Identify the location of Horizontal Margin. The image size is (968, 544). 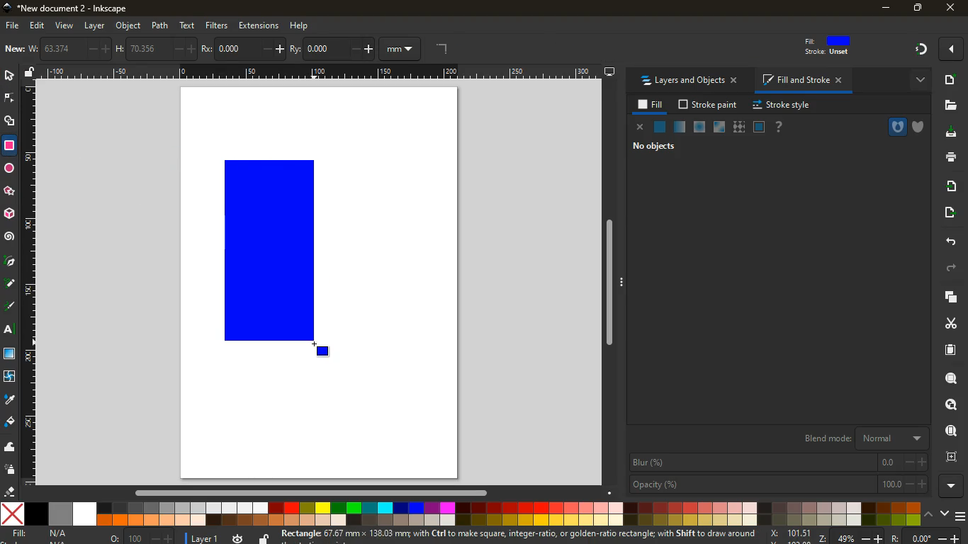
(28, 283).